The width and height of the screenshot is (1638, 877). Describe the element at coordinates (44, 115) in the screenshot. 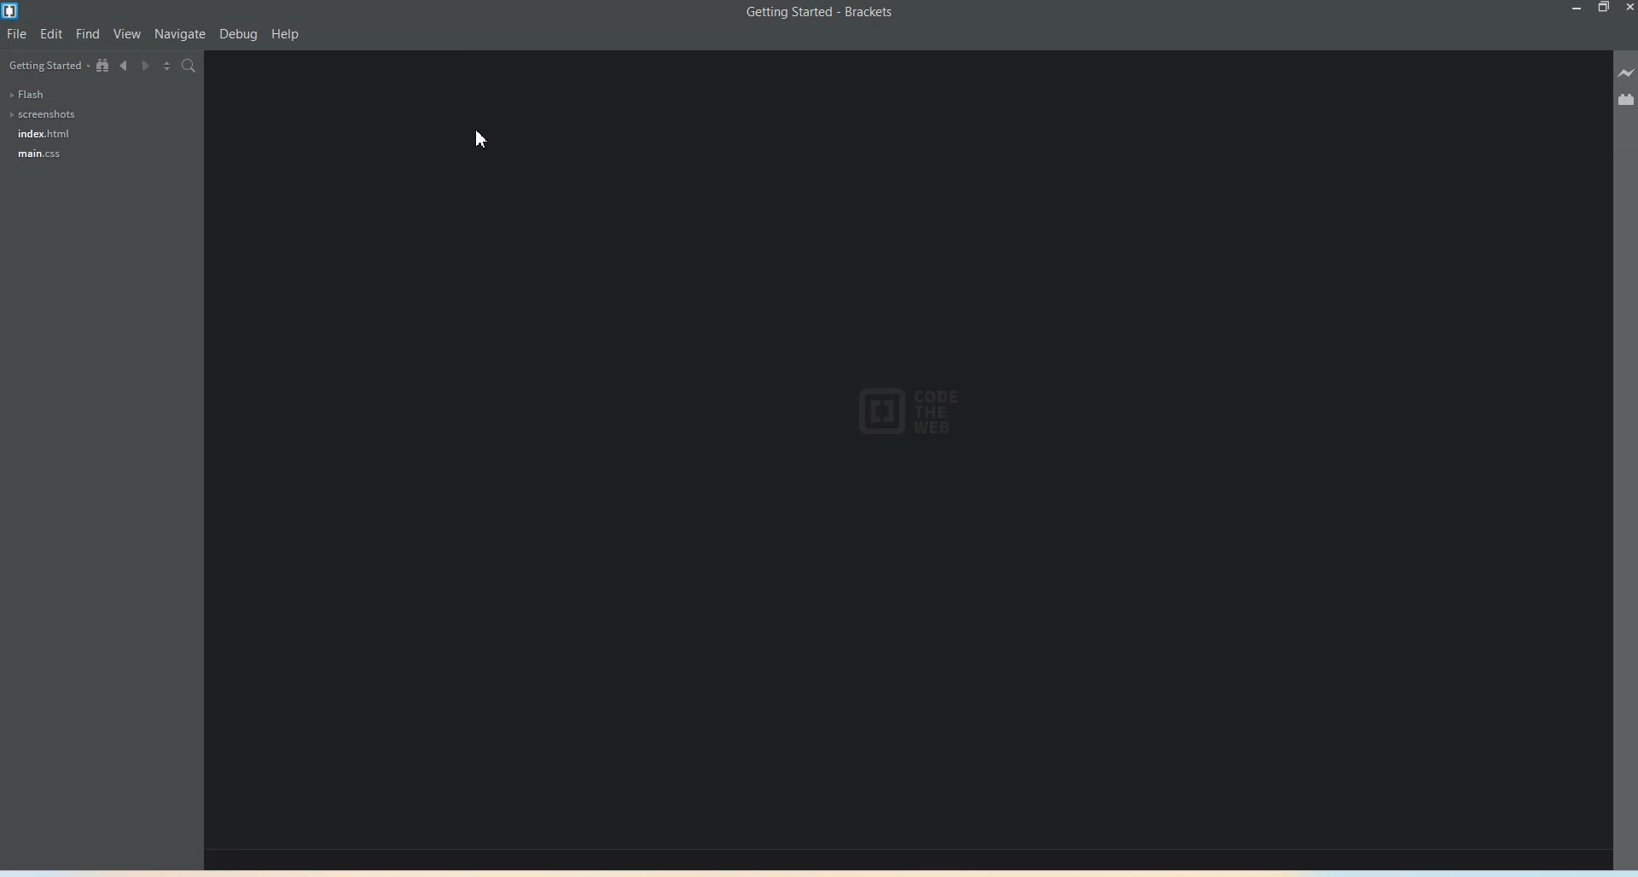

I see `Screenshots` at that location.